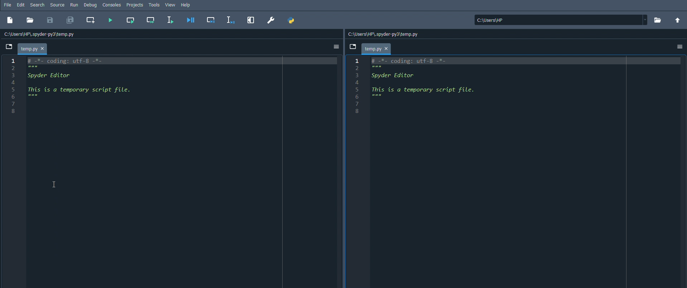 This screenshot has width=687, height=288. Describe the element at coordinates (22, 5) in the screenshot. I see `Edit` at that location.